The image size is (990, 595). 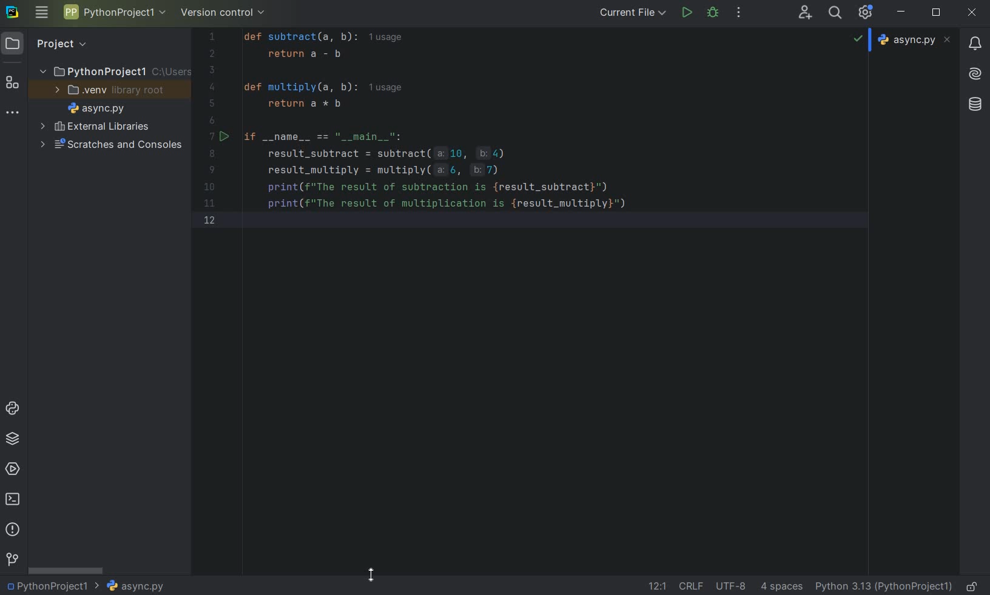 I want to click on close, so click(x=972, y=13).